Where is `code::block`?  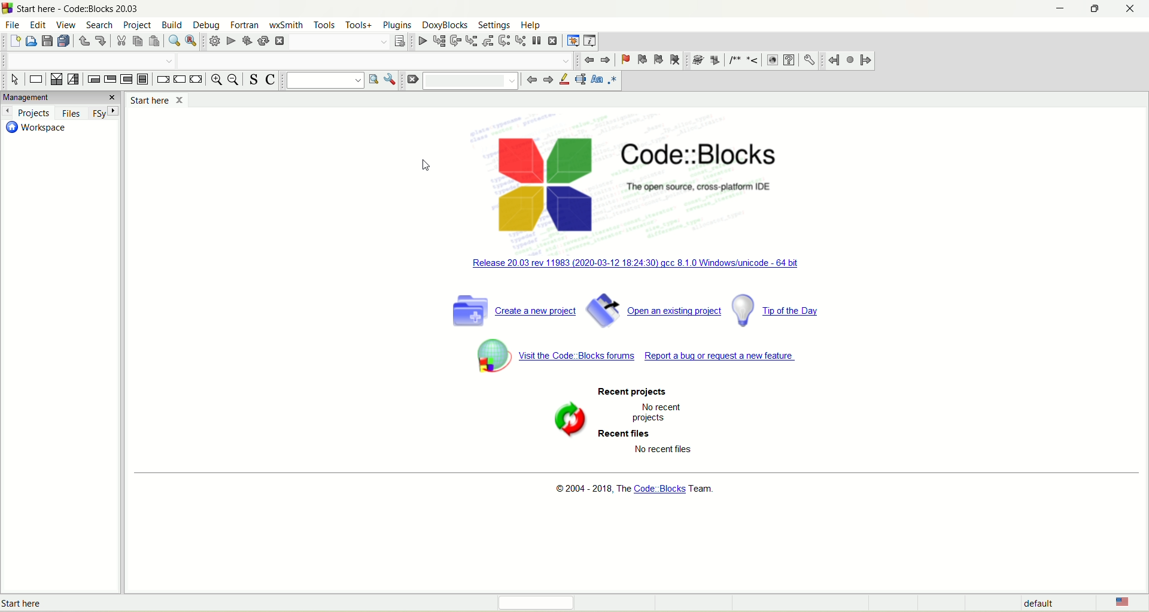
code::block is located at coordinates (80, 9).